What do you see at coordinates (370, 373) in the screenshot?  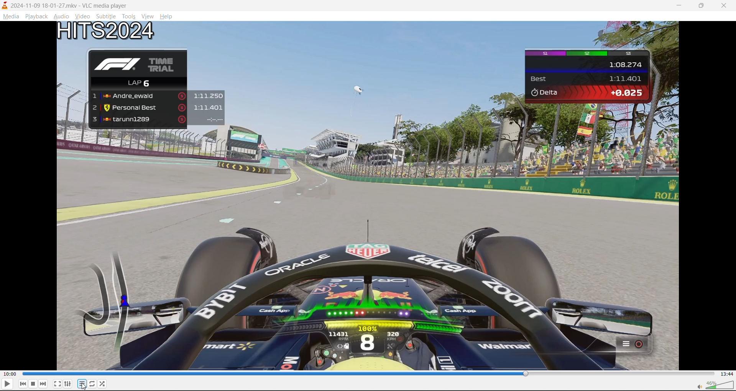 I see `track slider` at bounding box center [370, 373].